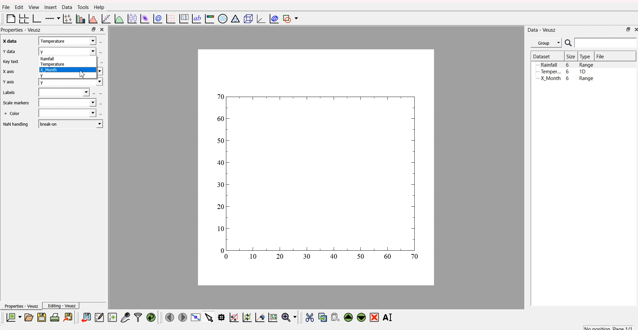 This screenshot has height=330, width=638. Describe the element at coordinates (273, 19) in the screenshot. I see `plot covariance ellipses` at that location.